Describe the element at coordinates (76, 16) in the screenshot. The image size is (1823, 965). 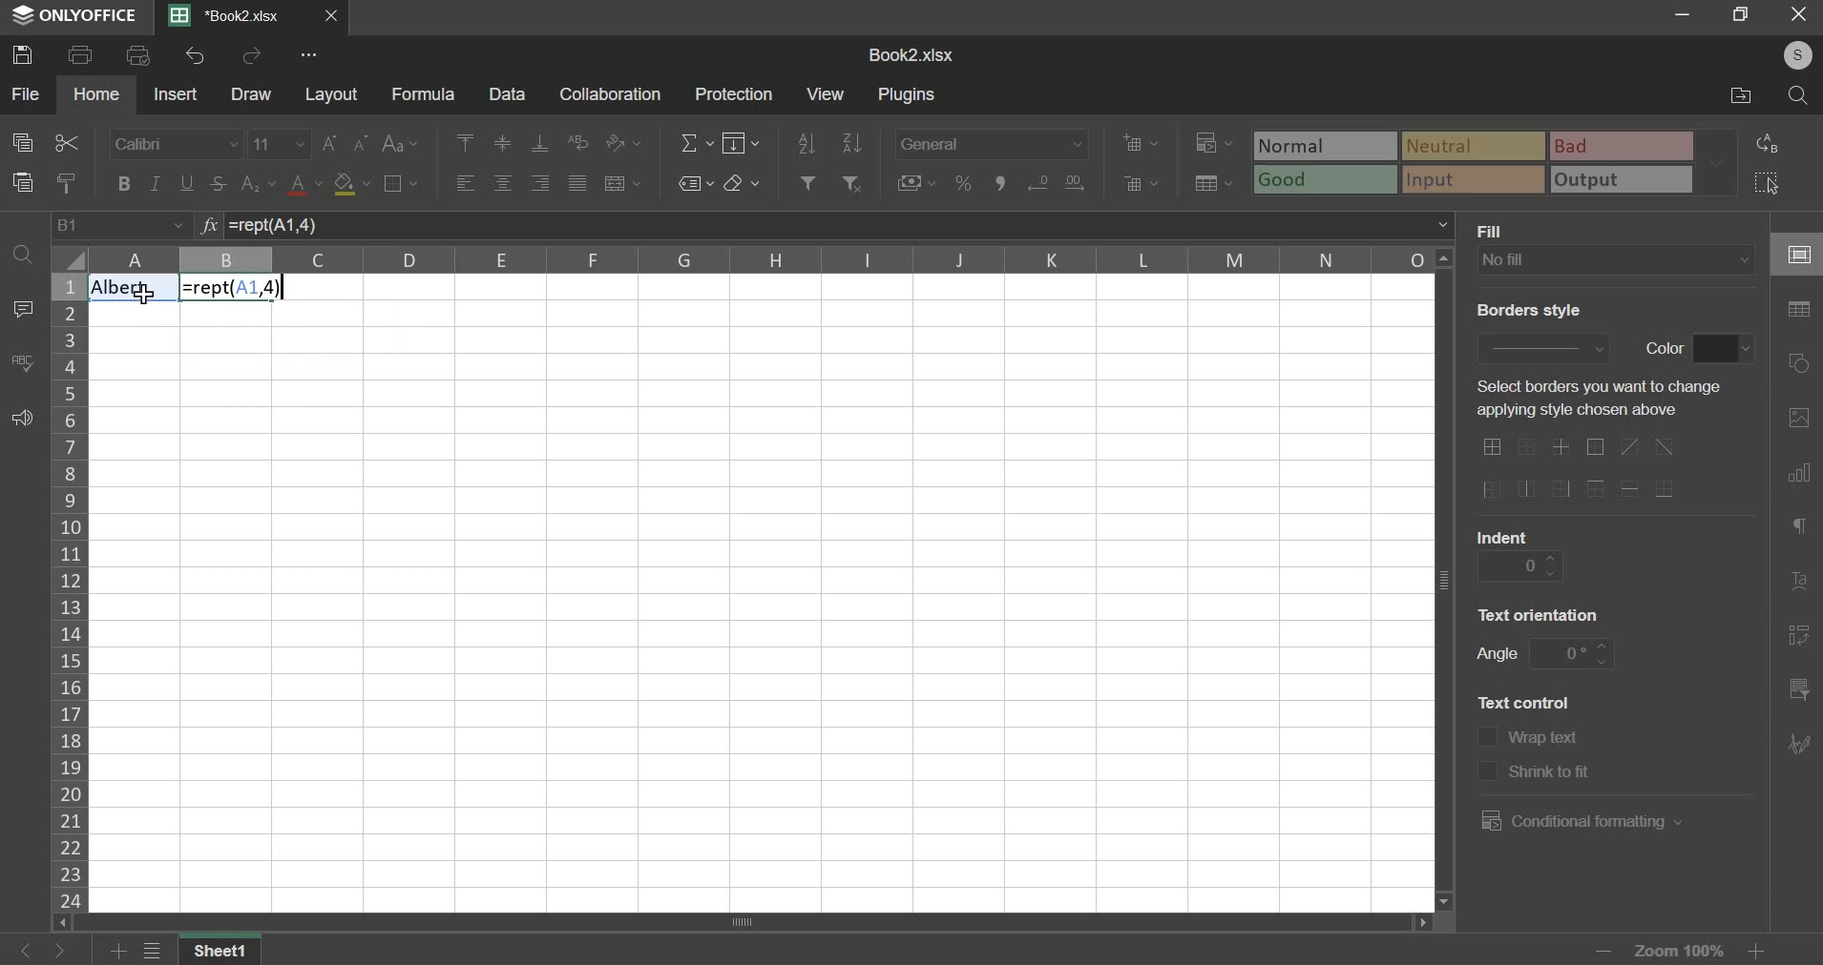
I see `ONLYOFFICE logo` at that location.